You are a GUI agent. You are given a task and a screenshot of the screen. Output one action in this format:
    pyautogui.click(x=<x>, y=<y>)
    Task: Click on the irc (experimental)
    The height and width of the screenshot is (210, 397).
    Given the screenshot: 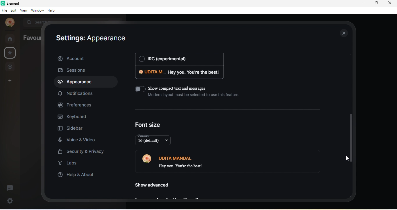 What is the action you would take?
    pyautogui.click(x=178, y=59)
    